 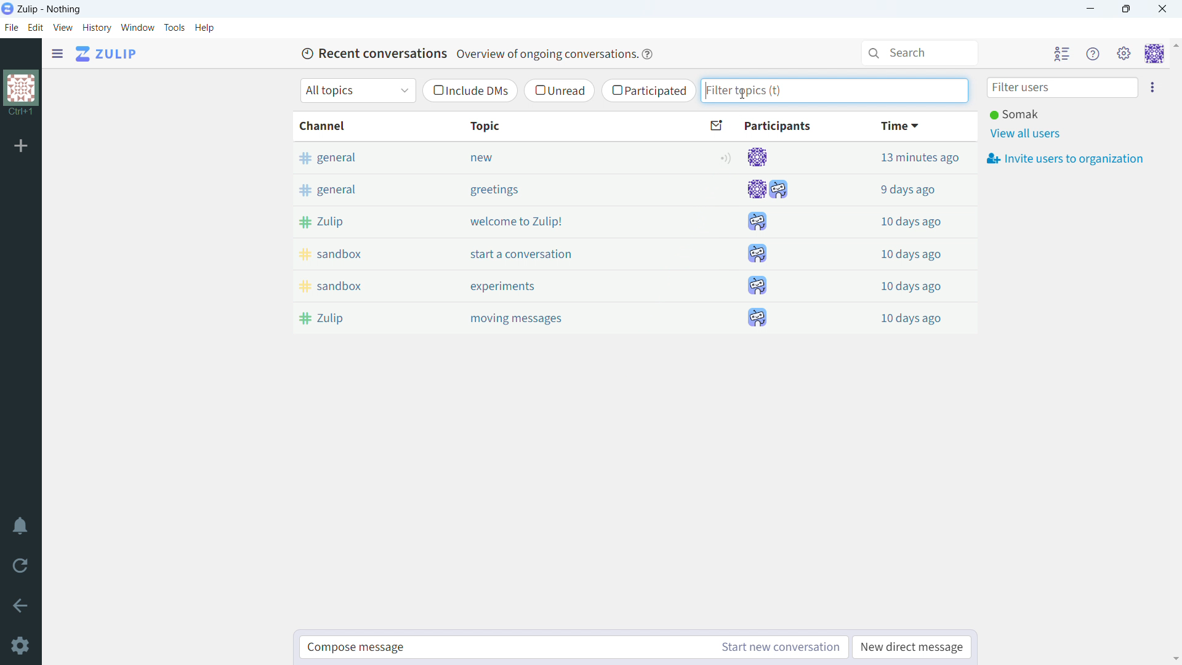 I want to click on main menu, so click(x=1125, y=54).